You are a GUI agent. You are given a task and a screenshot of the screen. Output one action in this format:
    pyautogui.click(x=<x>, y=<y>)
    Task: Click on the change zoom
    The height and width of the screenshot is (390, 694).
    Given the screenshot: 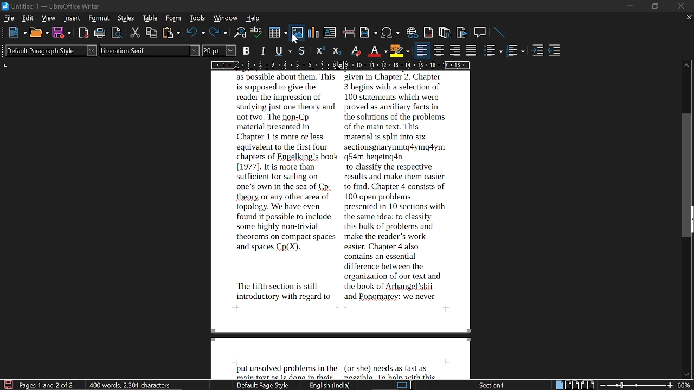 What is the action you would take?
    pyautogui.click(x=637, y=385)
    